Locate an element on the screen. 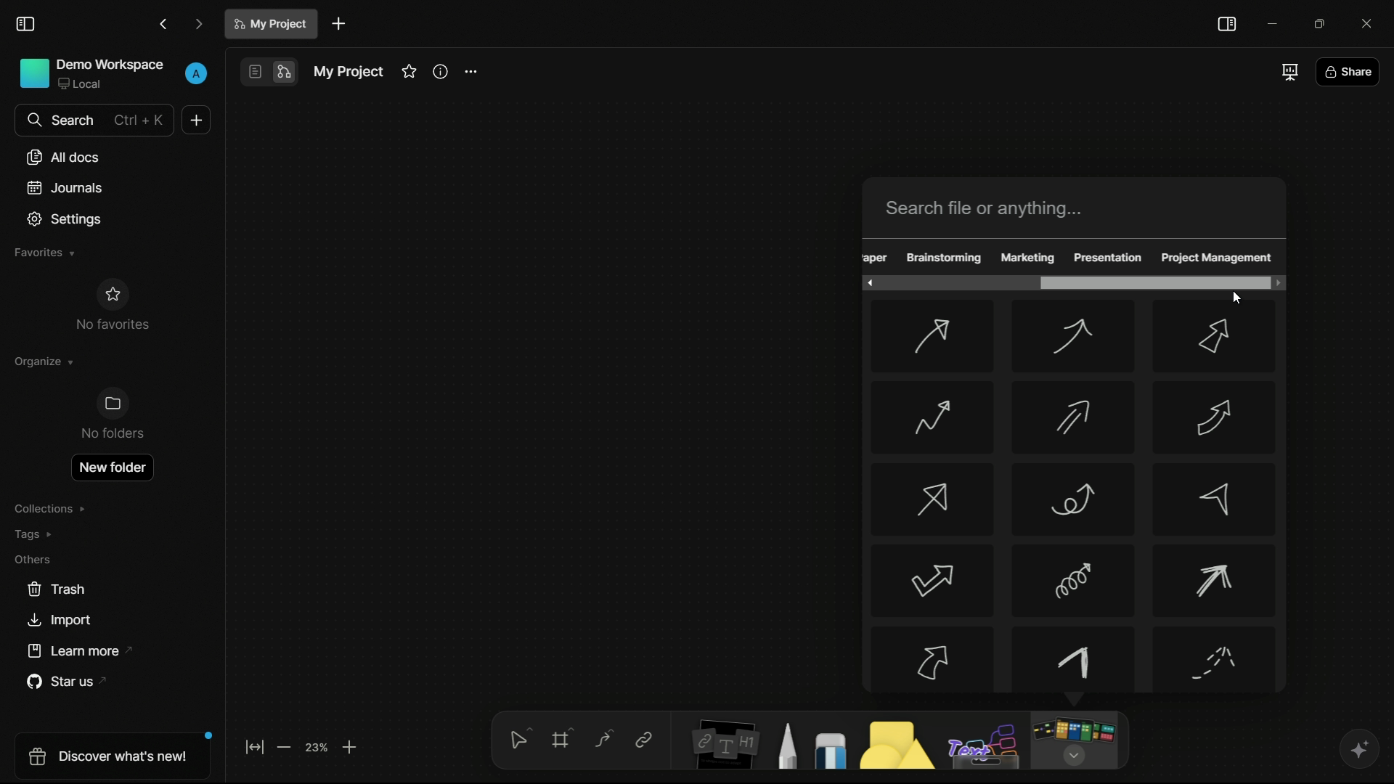  learn more is located at coordinates (83, 651).